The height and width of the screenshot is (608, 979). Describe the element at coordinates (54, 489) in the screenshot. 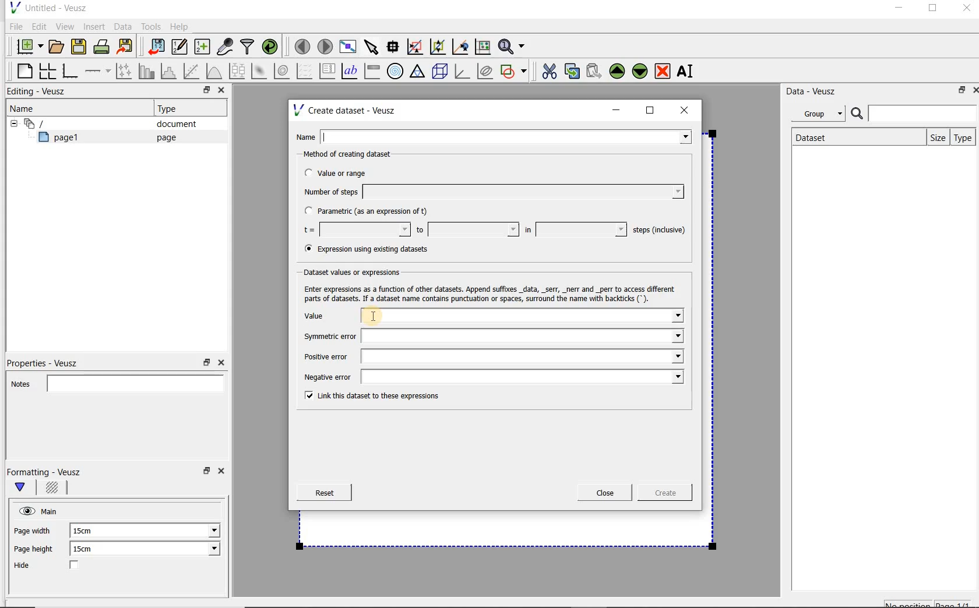

I see `Background` at that location.